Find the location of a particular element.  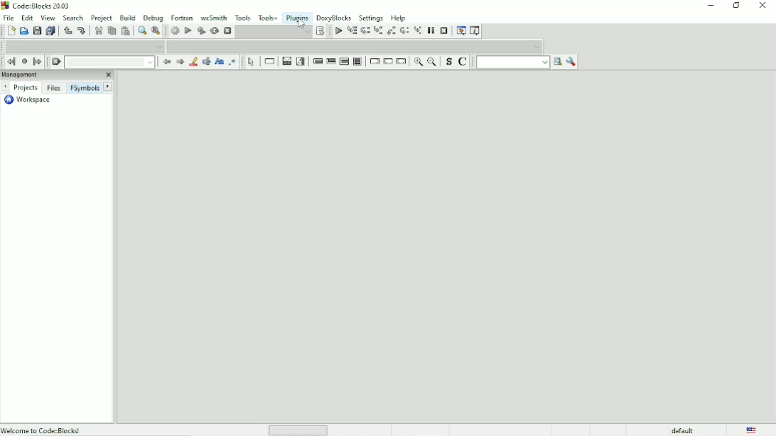

Show options window is located at coordinates (571, 62).